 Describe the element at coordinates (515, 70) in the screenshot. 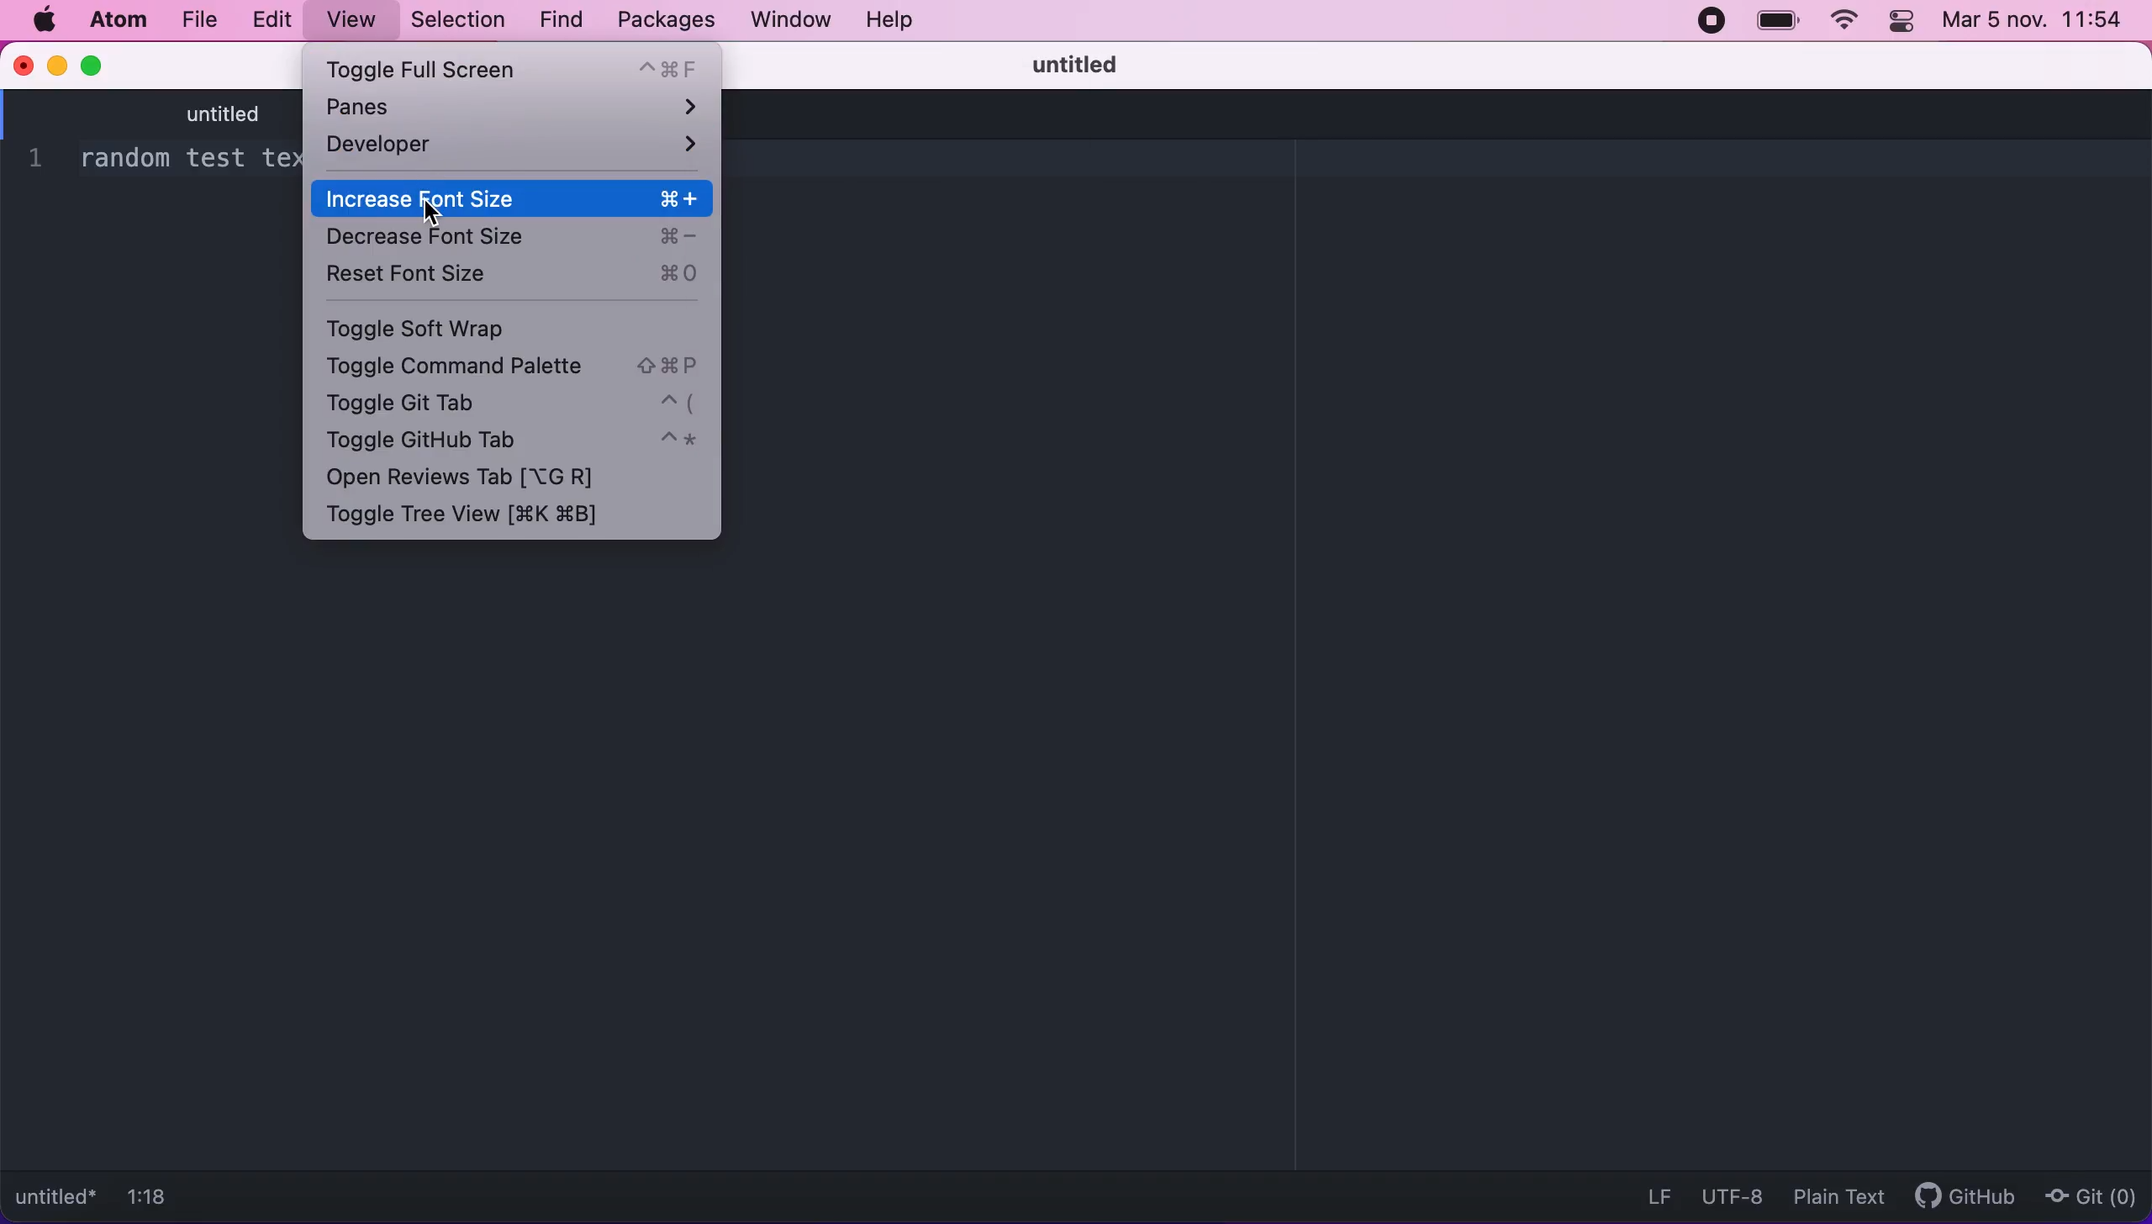

I see `toggle full screen` at that location.